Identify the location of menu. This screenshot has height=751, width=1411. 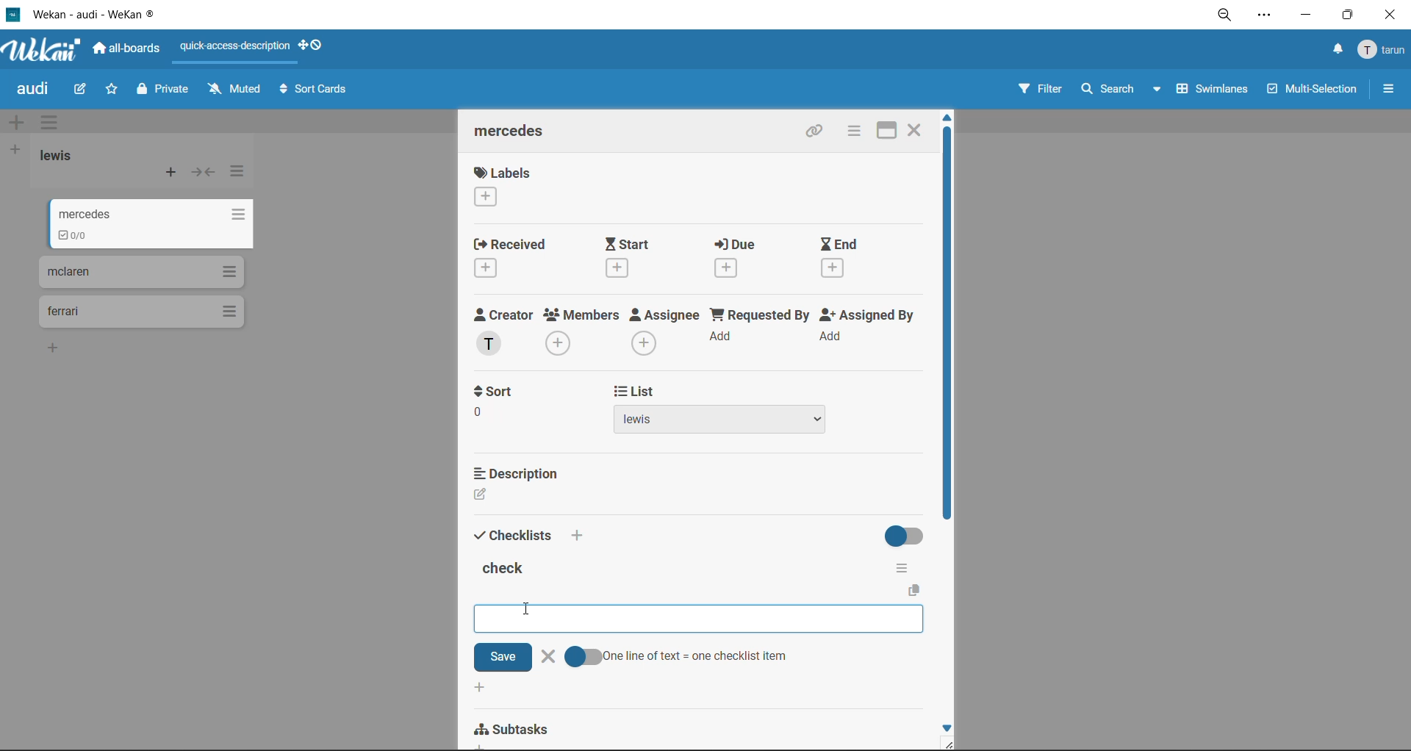
(1383, 51).